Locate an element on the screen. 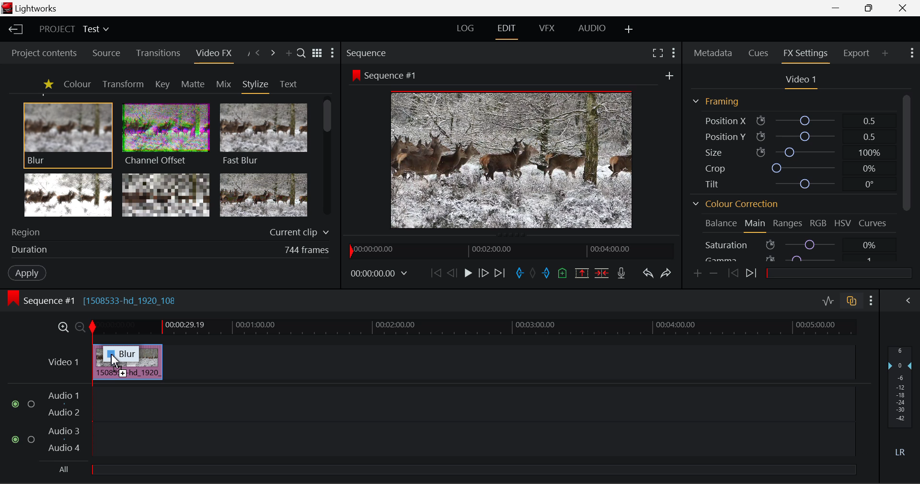 The width and height of the screenshot is (920, 484). Balance is located at coordinates (721, 225).